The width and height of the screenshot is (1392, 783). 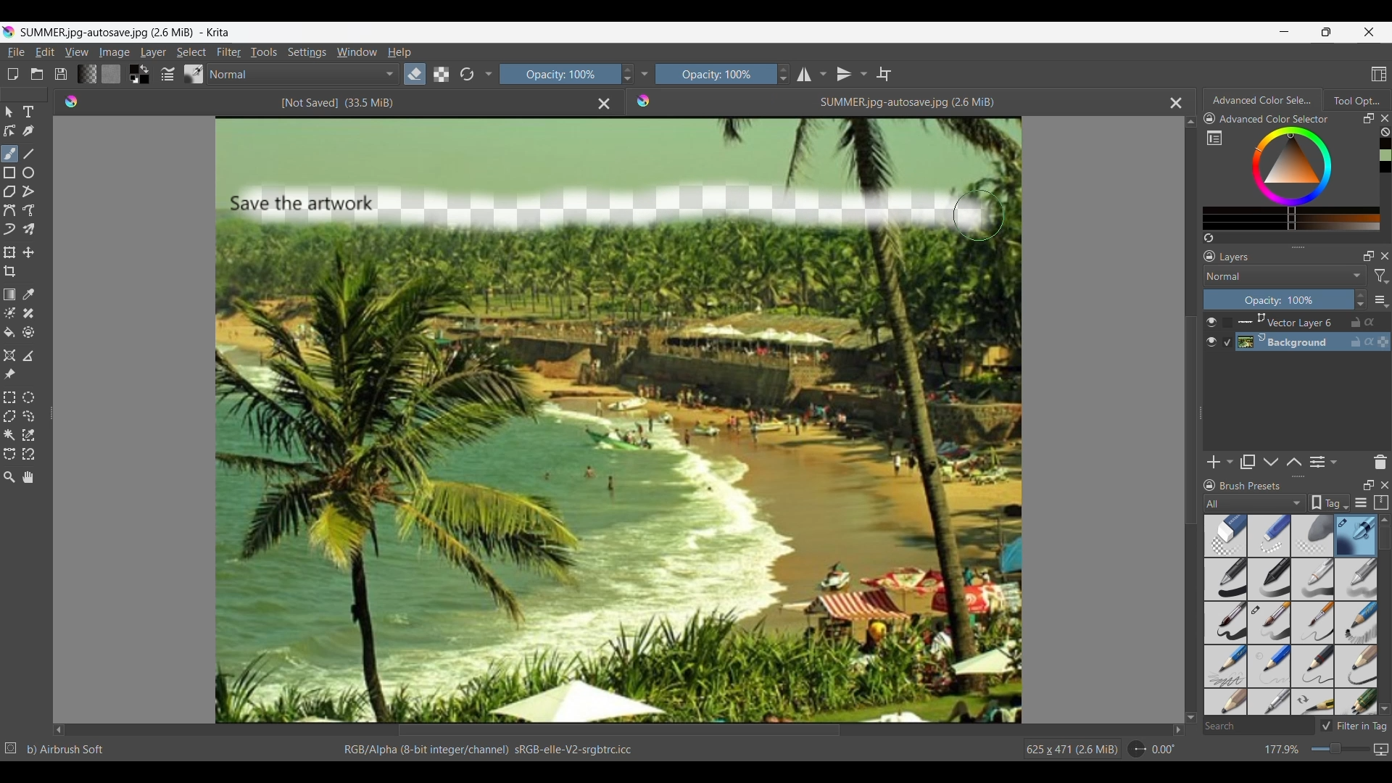 I want to click on Change height of panels attached to this line, so click(x=1297, y=246).